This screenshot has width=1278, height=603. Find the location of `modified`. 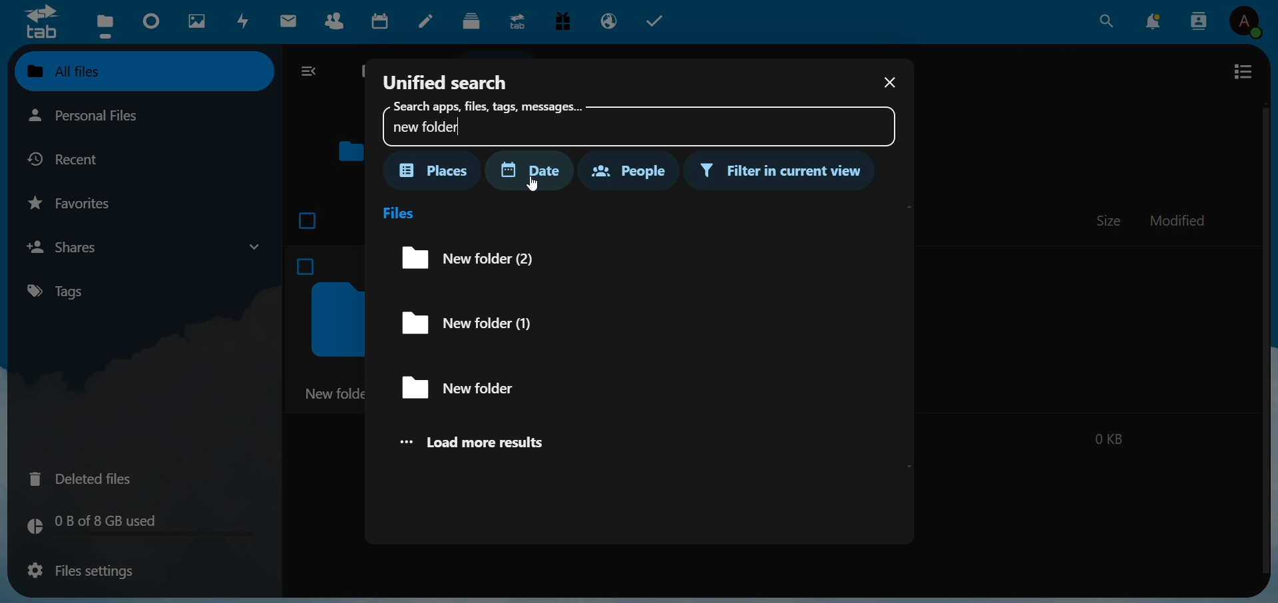

modified is located at coordinates (1179, 222).